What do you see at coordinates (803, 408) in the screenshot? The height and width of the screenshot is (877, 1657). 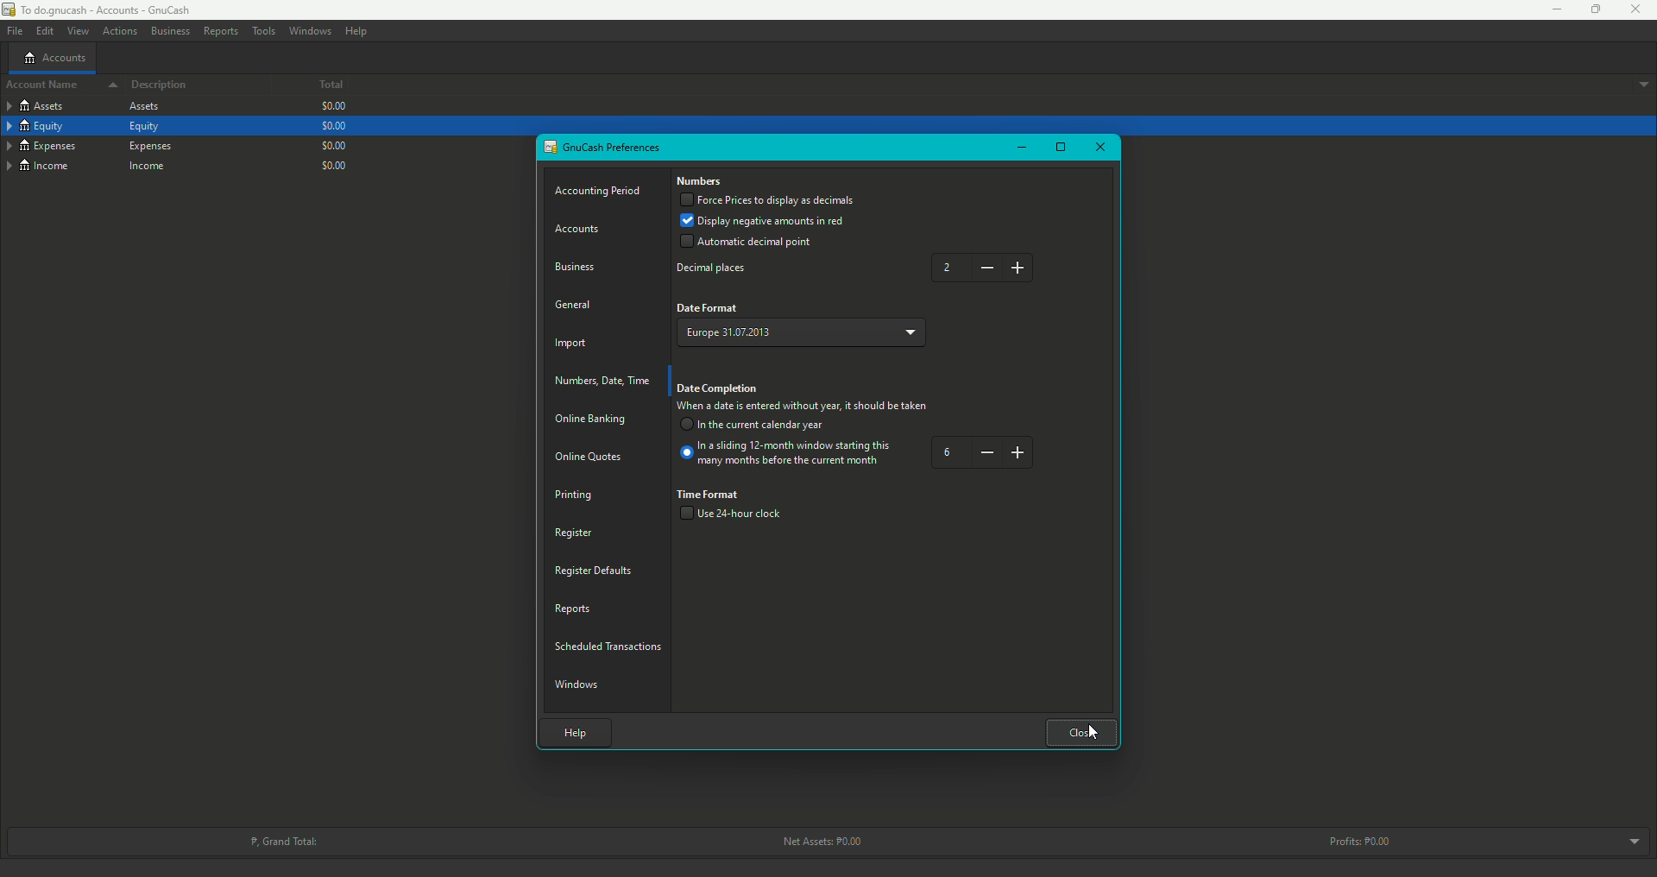 I see `When a date is entered without year` at bounding box center [803, 408].